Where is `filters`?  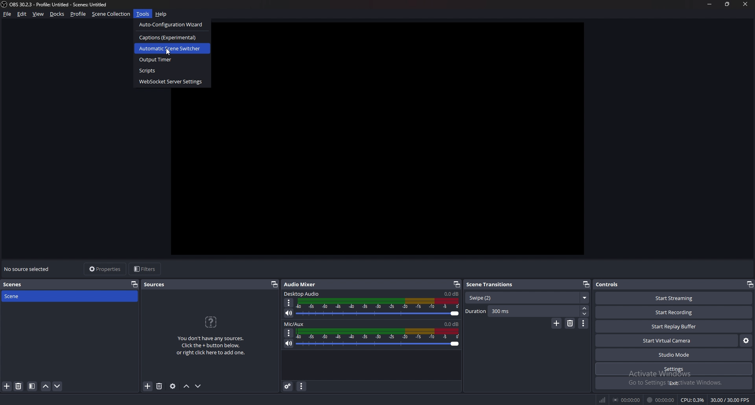
filters is located at coordinates (146, 269).